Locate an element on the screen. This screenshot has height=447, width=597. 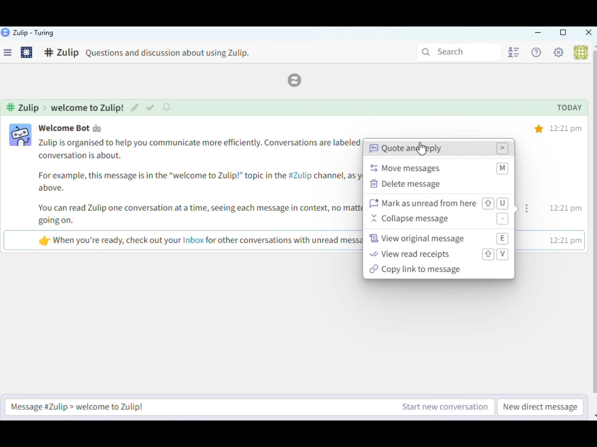
Zulip is located at coordinates (299, 80).